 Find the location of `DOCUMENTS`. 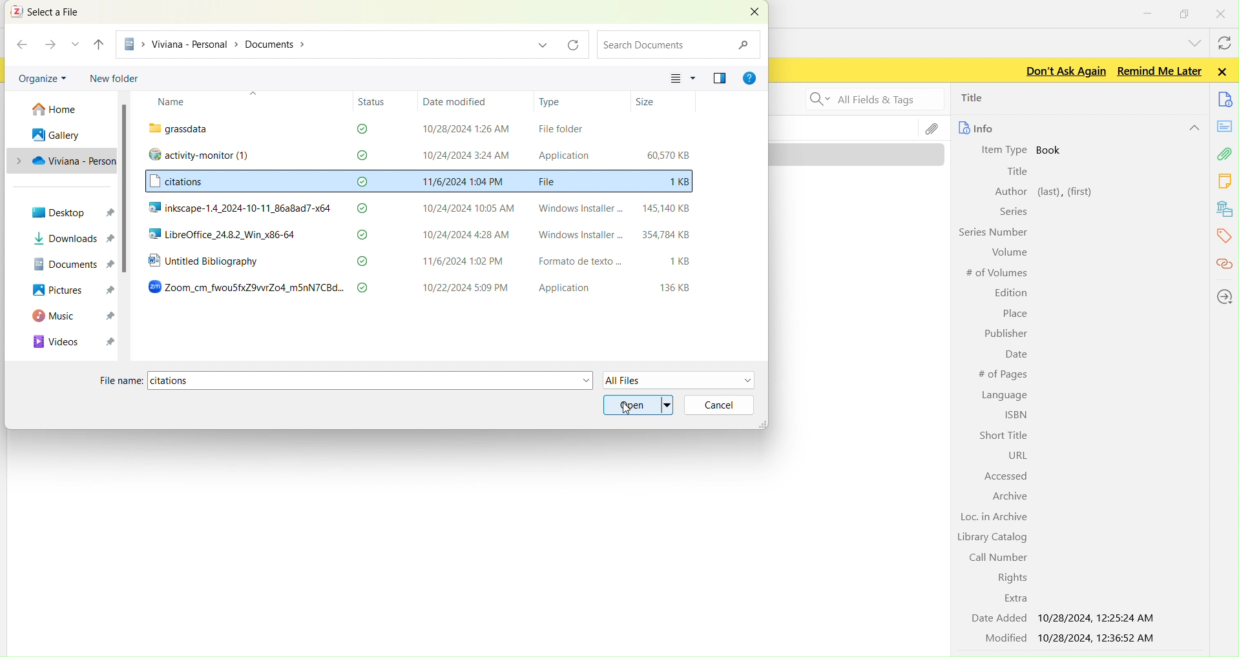

DOCUMENTS is located at coordinates (62, 263).